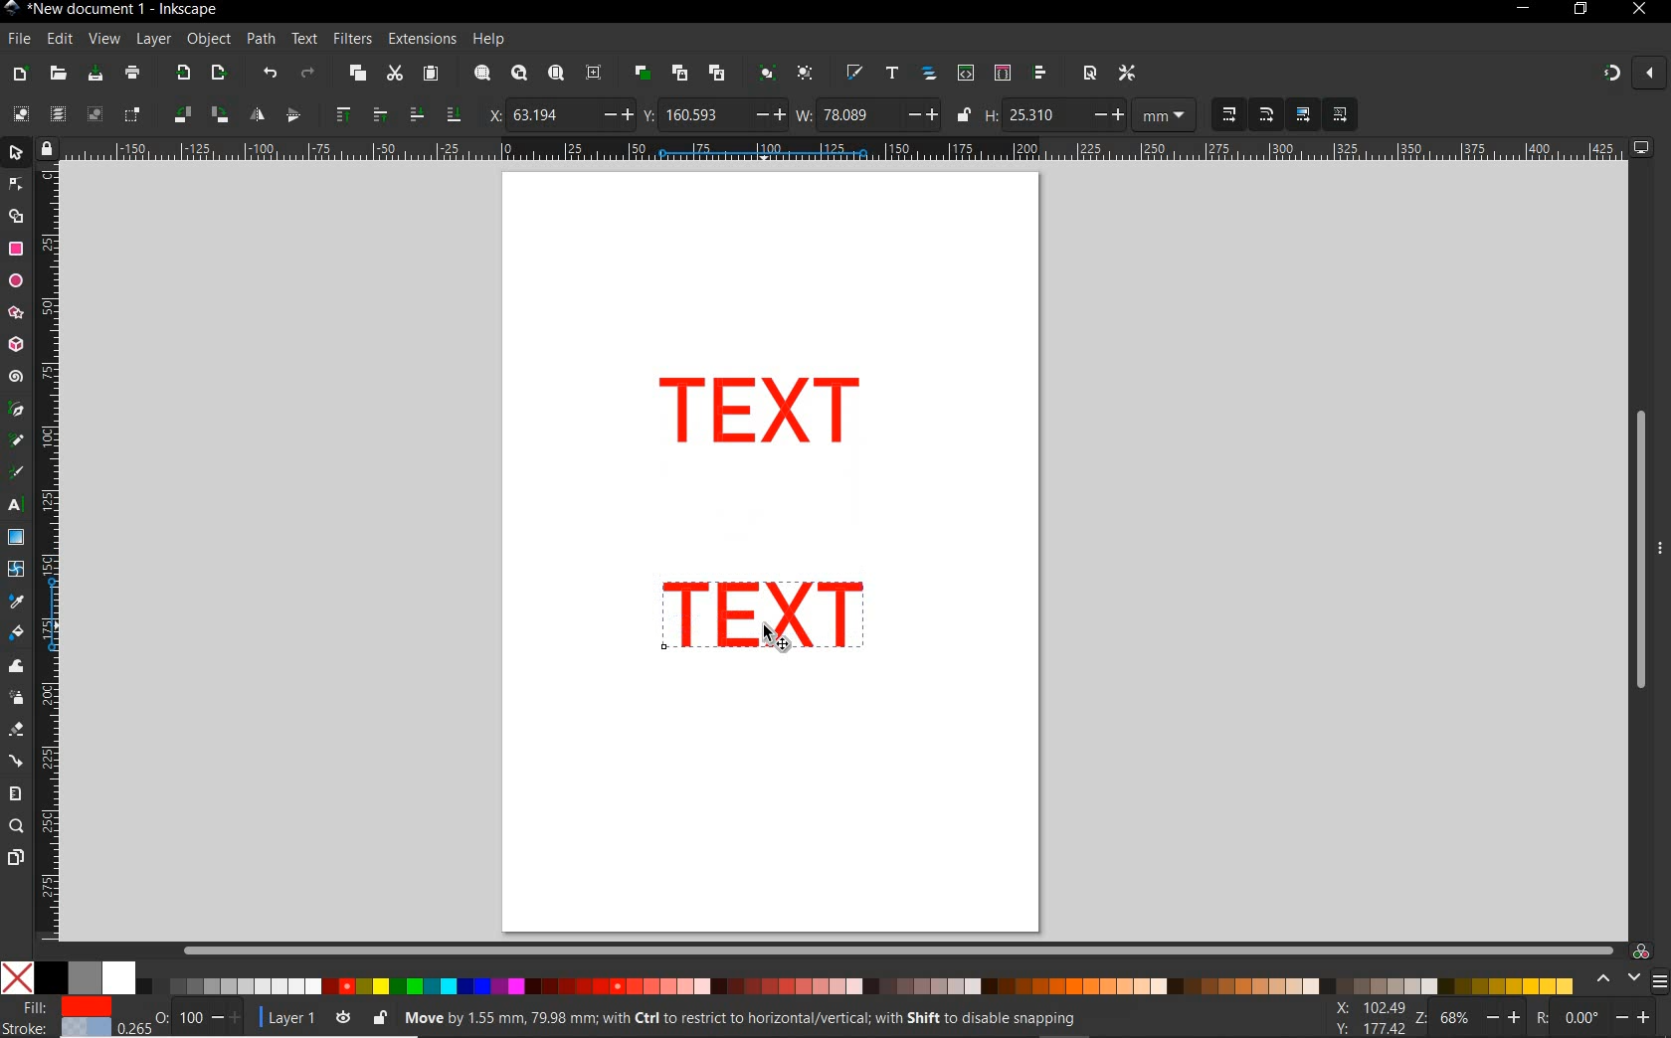 This screenshot has width=1671, height=1038. Describe the element at coordinates (1002, 74) in the screenshot. I see `open selectors` at that location.